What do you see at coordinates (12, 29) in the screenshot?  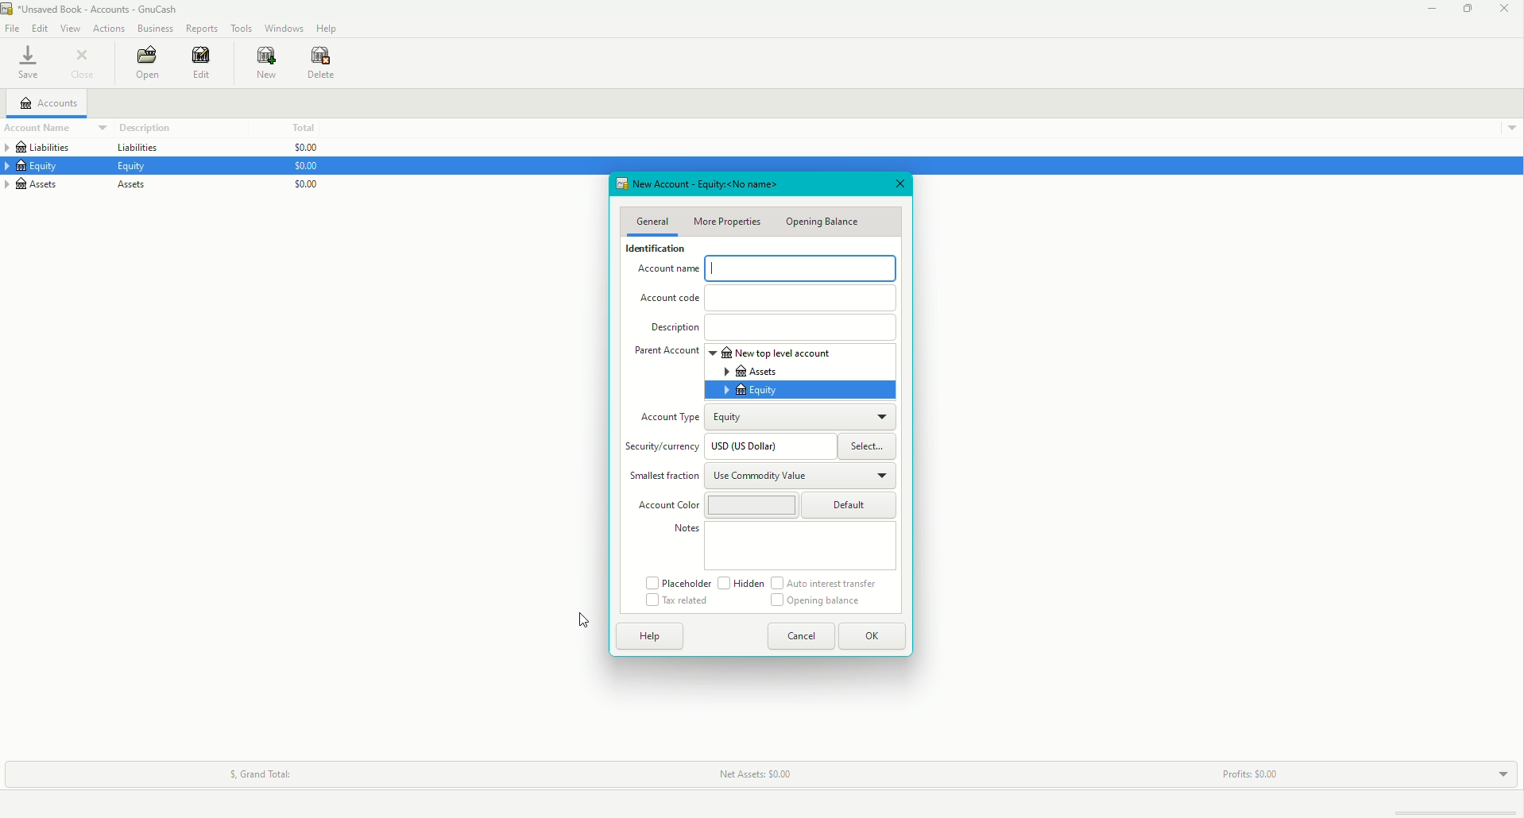 I see `File` at bounding box center [12, 29].